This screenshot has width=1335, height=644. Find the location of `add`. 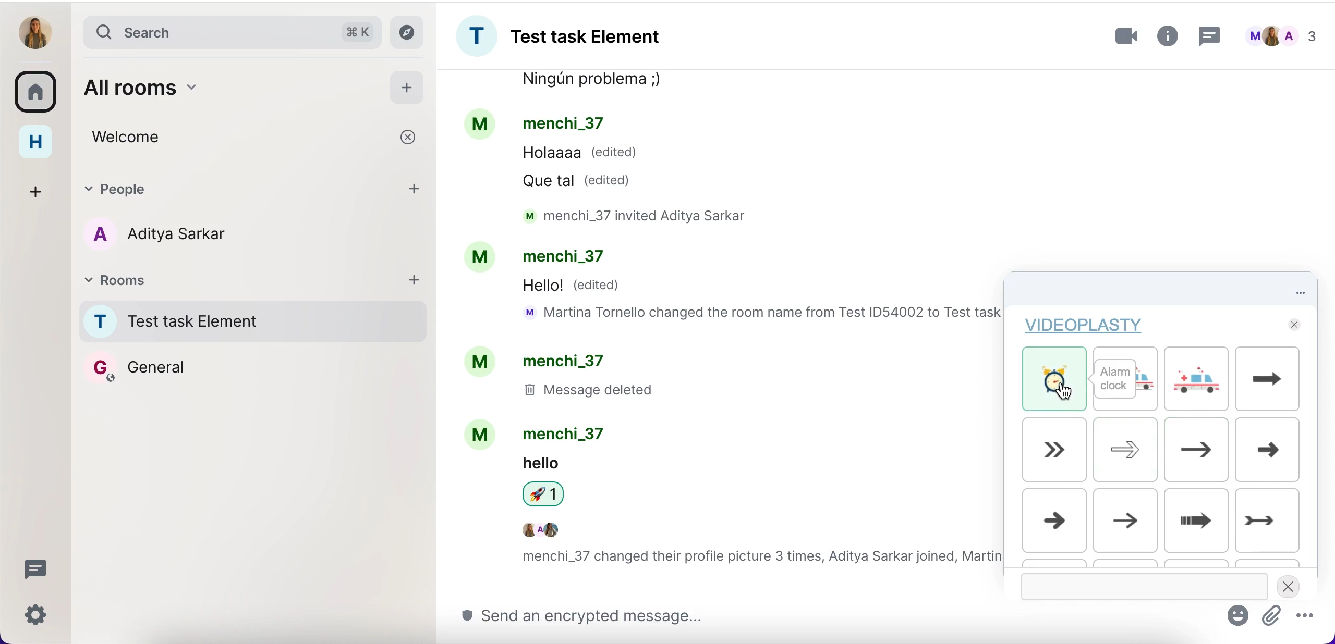

add is located at coordinates (406, 86).